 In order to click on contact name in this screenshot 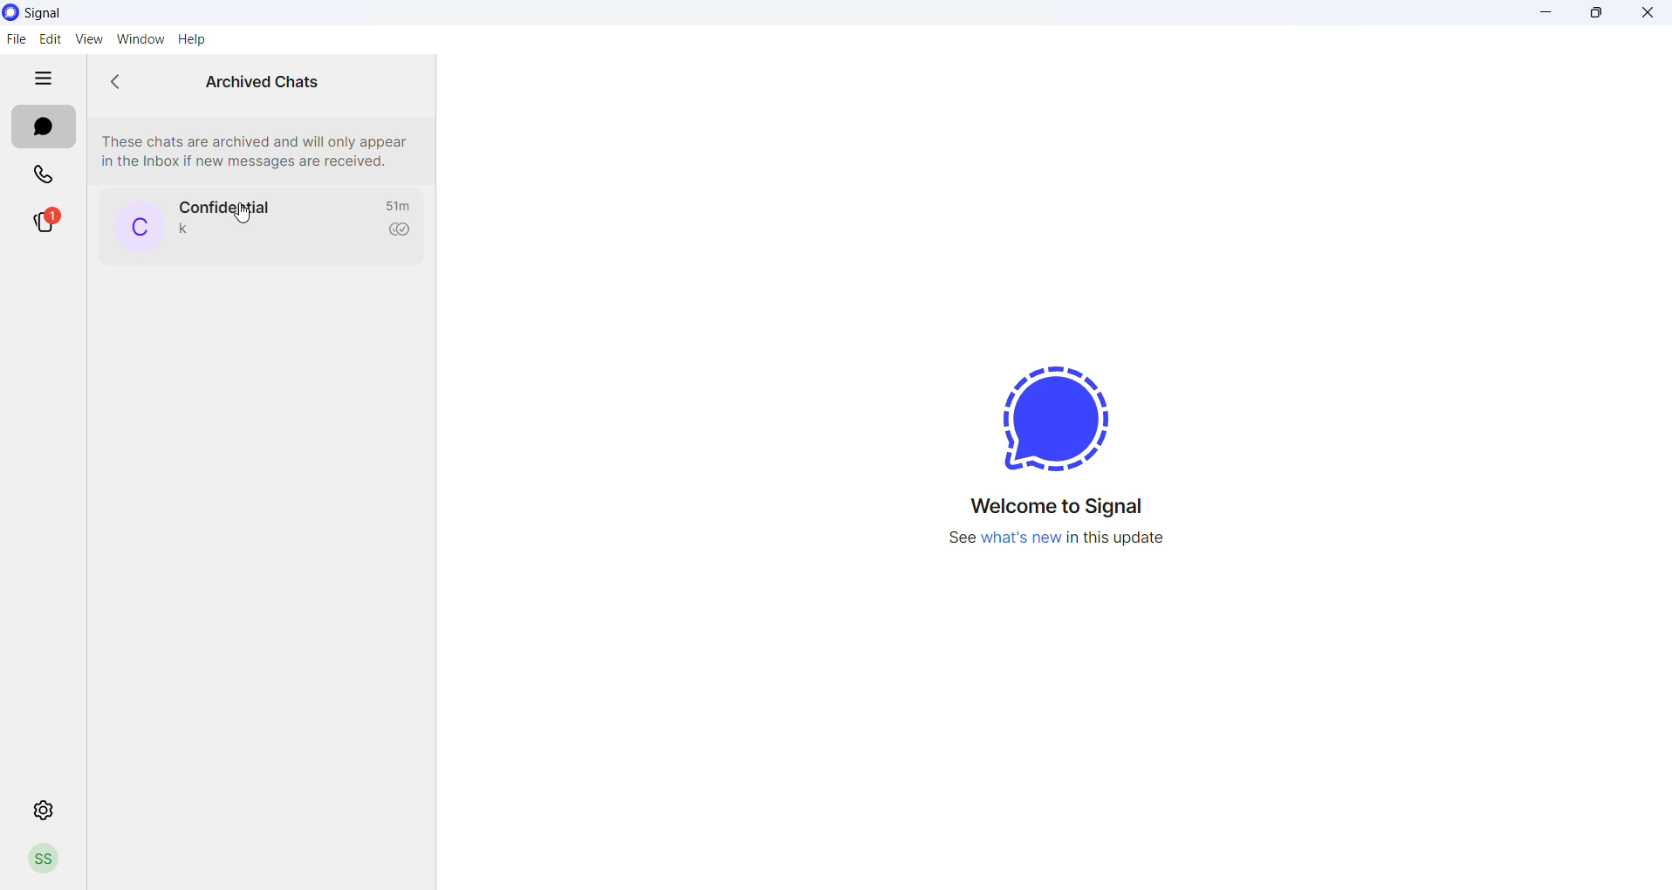, I will do `click(223, 202)`.